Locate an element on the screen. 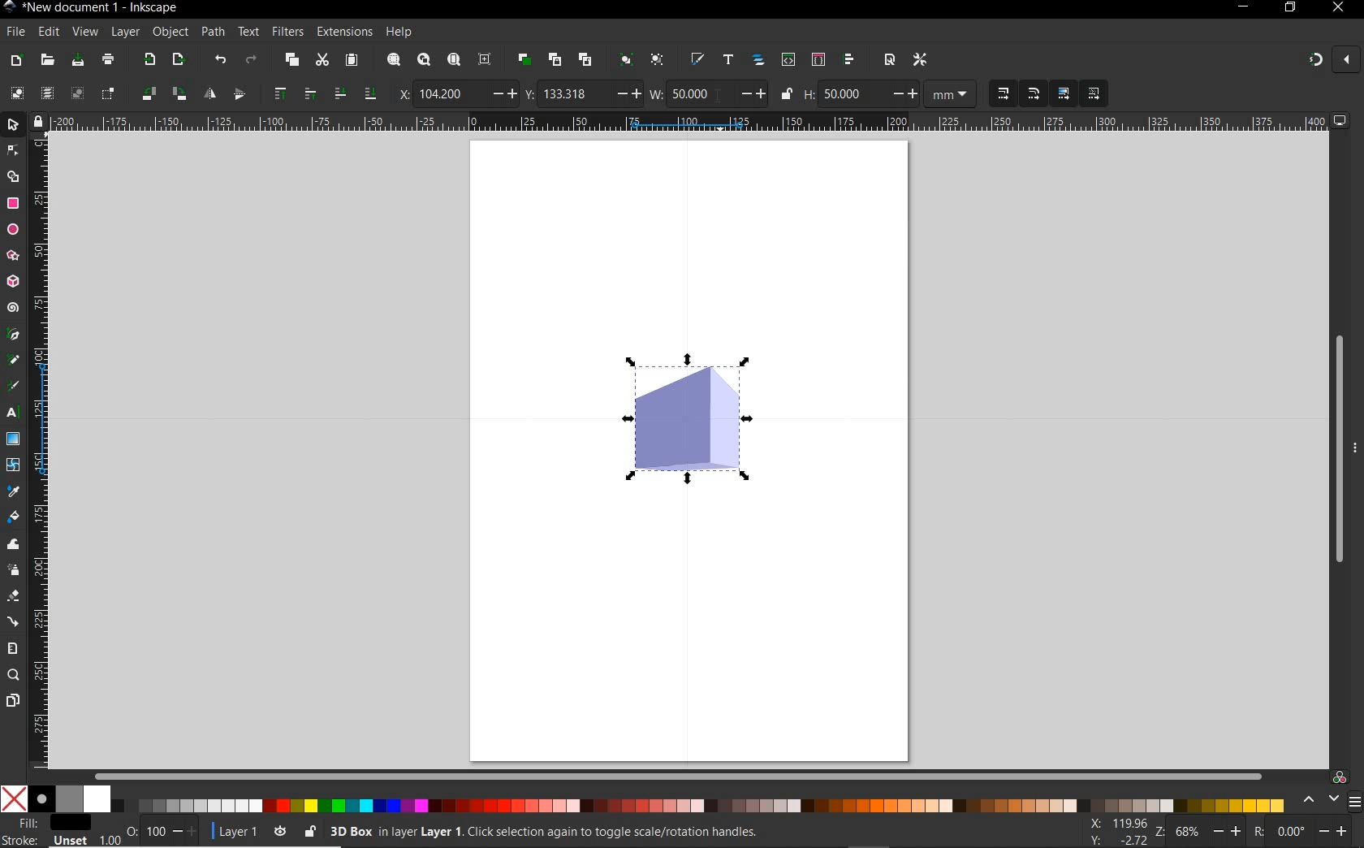  50 is located at coordinates (699, 93).